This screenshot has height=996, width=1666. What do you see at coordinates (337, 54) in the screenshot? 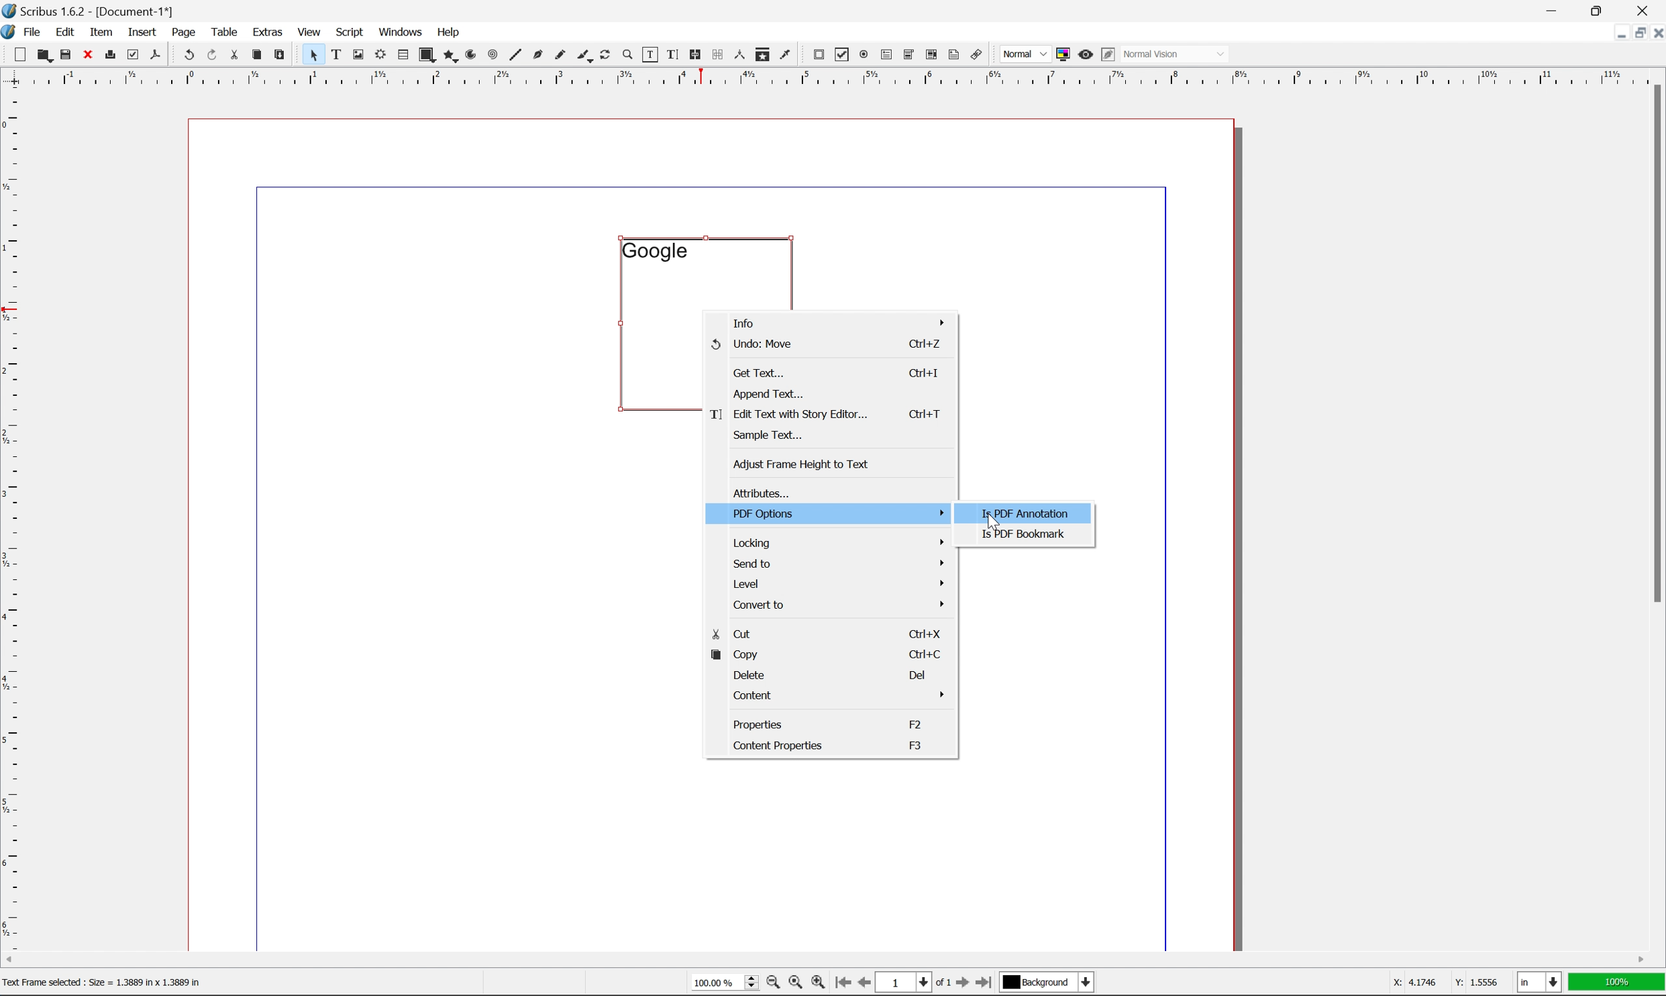
I see `text frame` at bounding box center [337, 54].